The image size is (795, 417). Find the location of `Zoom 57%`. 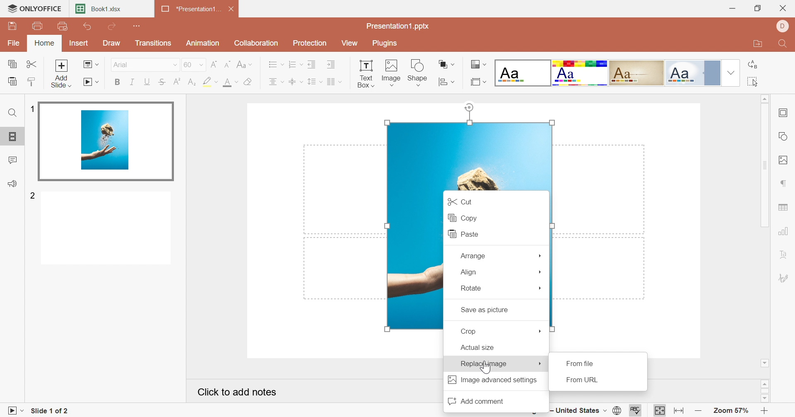

Zoom 57% is located at coordinates (730, 411).